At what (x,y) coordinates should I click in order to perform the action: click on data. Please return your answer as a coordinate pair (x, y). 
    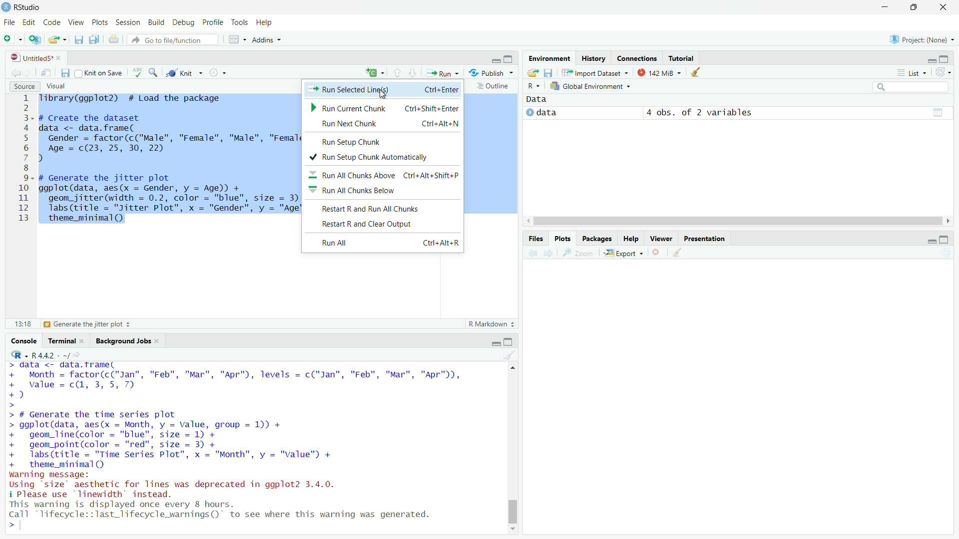
    Looking at the image, I should click on (544, 98).